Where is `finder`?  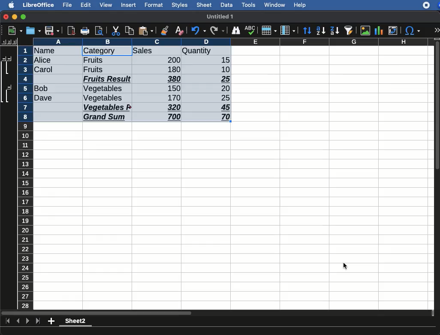
finder is located at coordinates (235, 30).